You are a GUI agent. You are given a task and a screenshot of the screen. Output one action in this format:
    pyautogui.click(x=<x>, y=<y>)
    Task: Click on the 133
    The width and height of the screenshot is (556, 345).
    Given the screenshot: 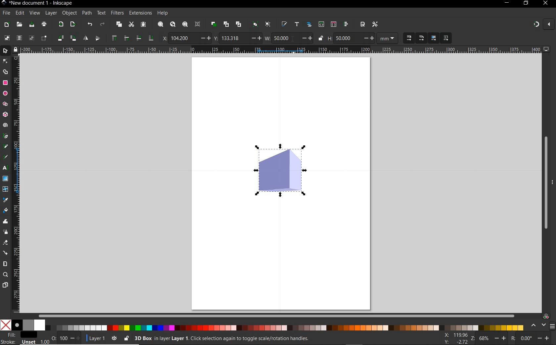 What is the action you would take?
    pyautogui.click(x=234, y=38)
    